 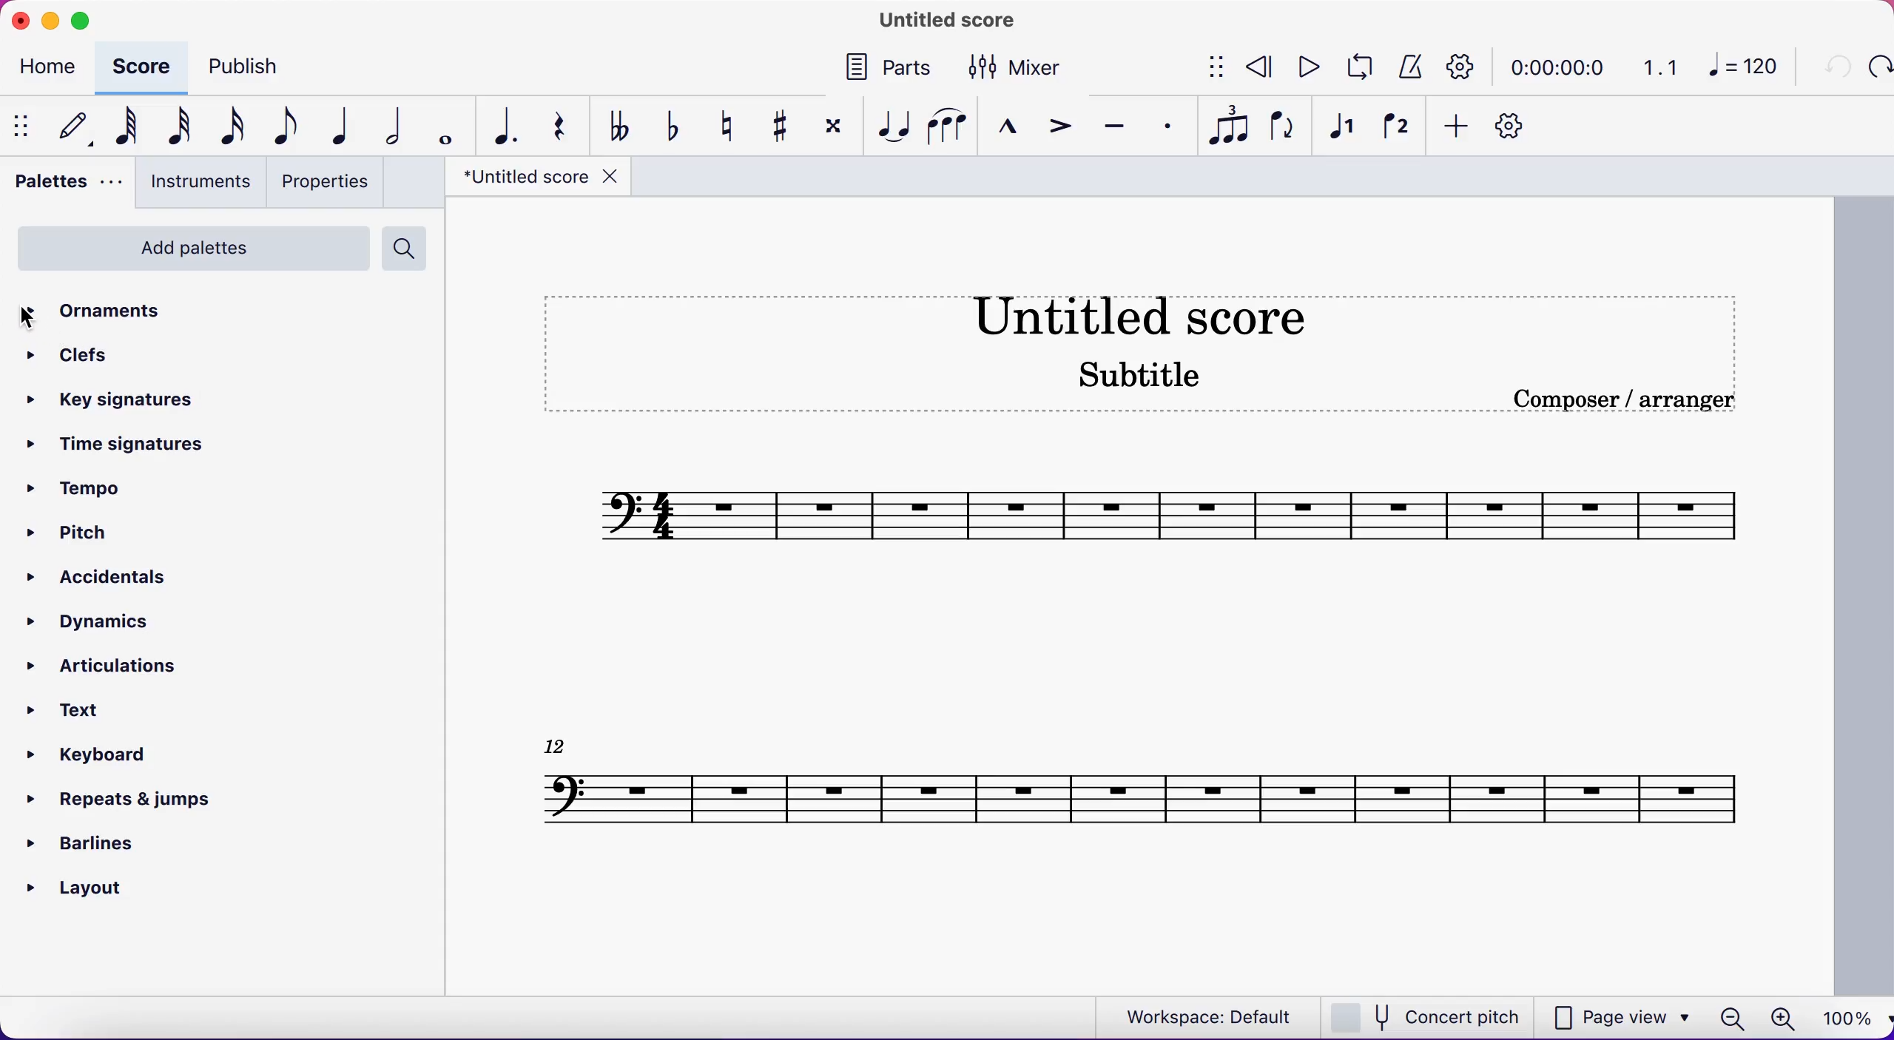 What do you see at coordinates (1833, 69) in the screenshot?
I see `undo` at bounding box center [1833, 69].